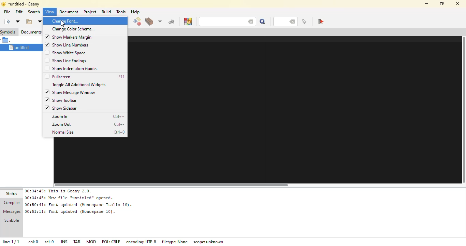  I want to click on exit, so click(320, 22).